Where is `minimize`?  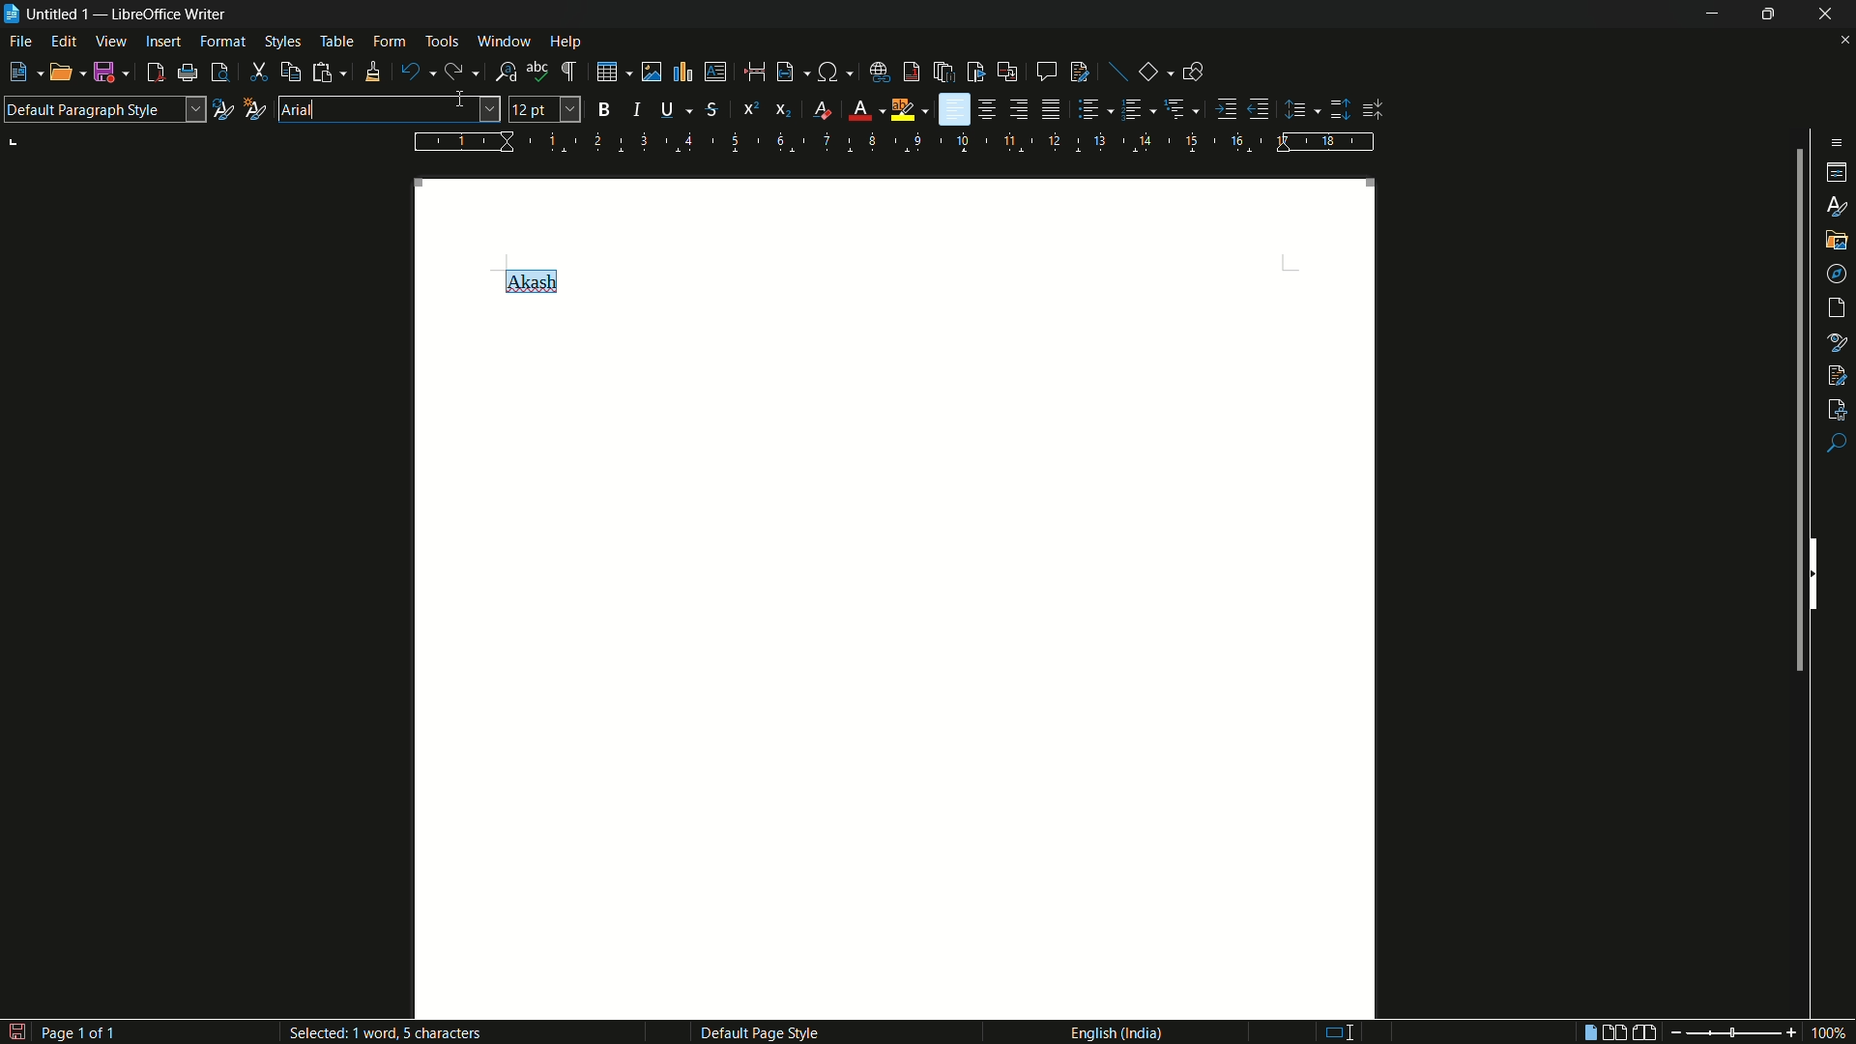
minimize is located at coordinates (1706, 14).